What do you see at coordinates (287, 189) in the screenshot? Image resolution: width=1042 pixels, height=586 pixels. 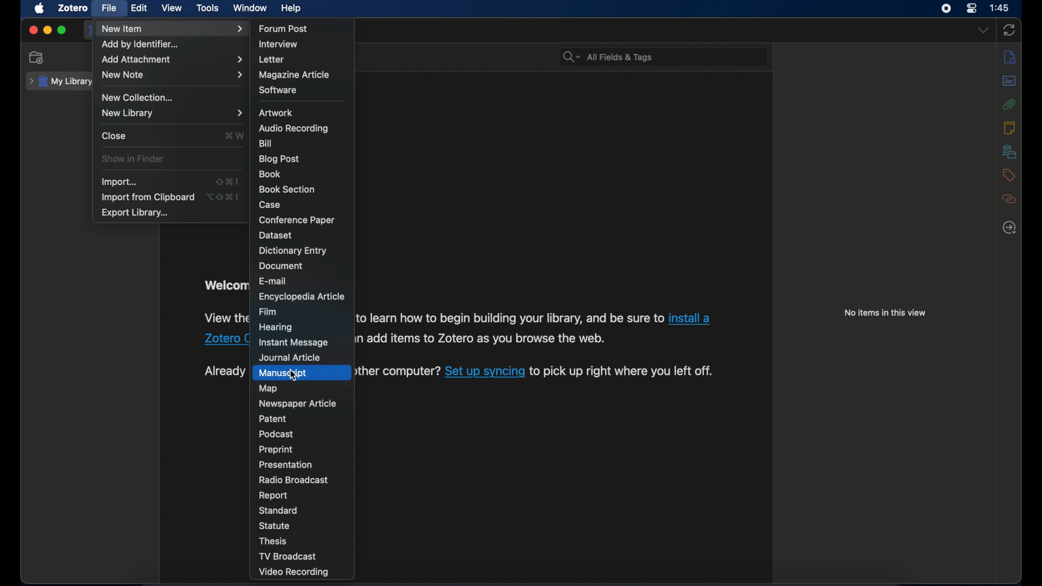 I see `book section` at bounding box center [287, 189].